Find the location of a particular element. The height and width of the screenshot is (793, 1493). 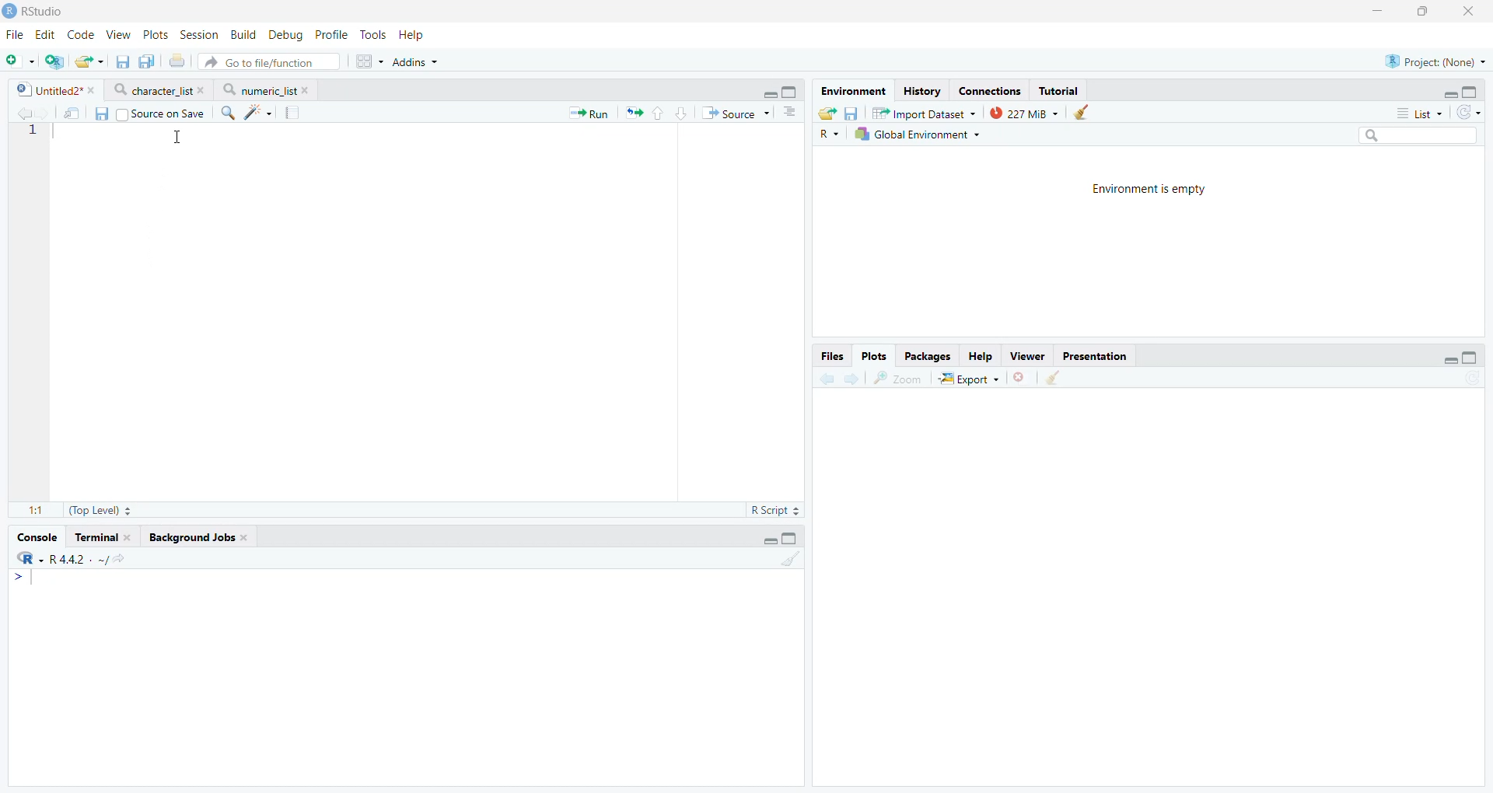

Print is located at coordinates (176, 61).